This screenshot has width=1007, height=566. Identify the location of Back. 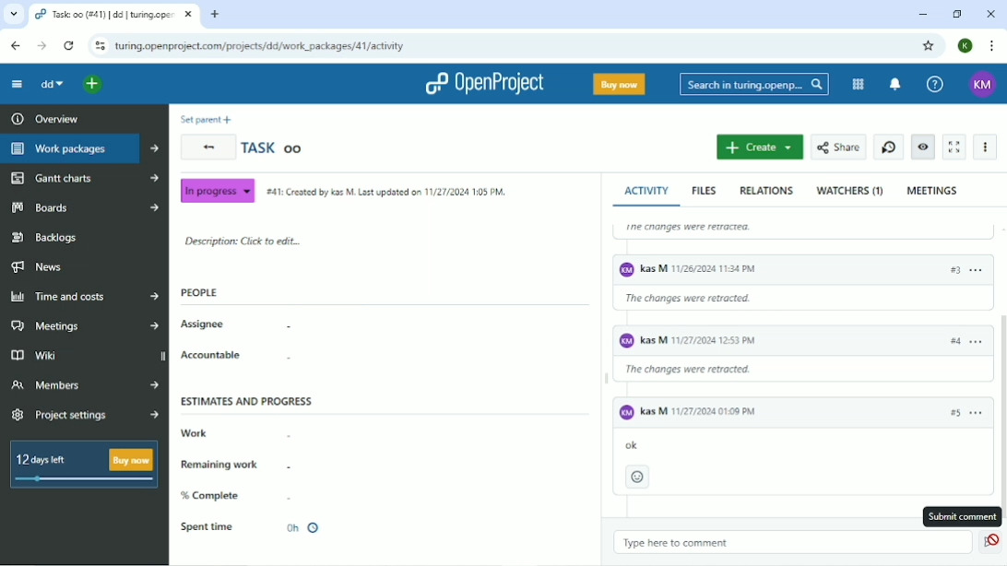
(208, 147).